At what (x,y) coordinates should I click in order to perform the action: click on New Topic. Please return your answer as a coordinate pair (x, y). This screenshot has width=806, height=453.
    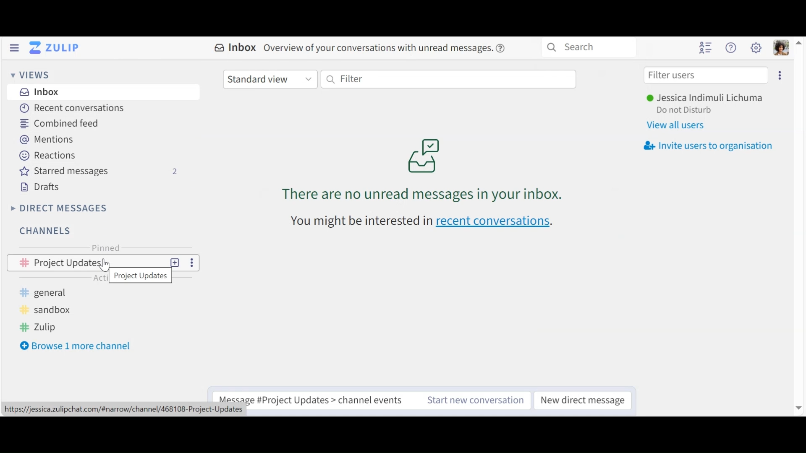
    Looking at the image, I should click on (175, 261).